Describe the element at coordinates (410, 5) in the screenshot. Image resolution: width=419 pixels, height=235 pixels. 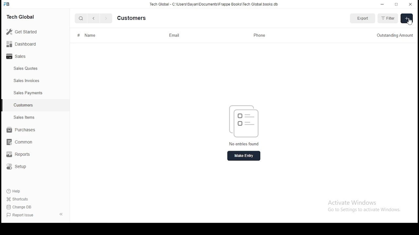
I see `close window` at that location.